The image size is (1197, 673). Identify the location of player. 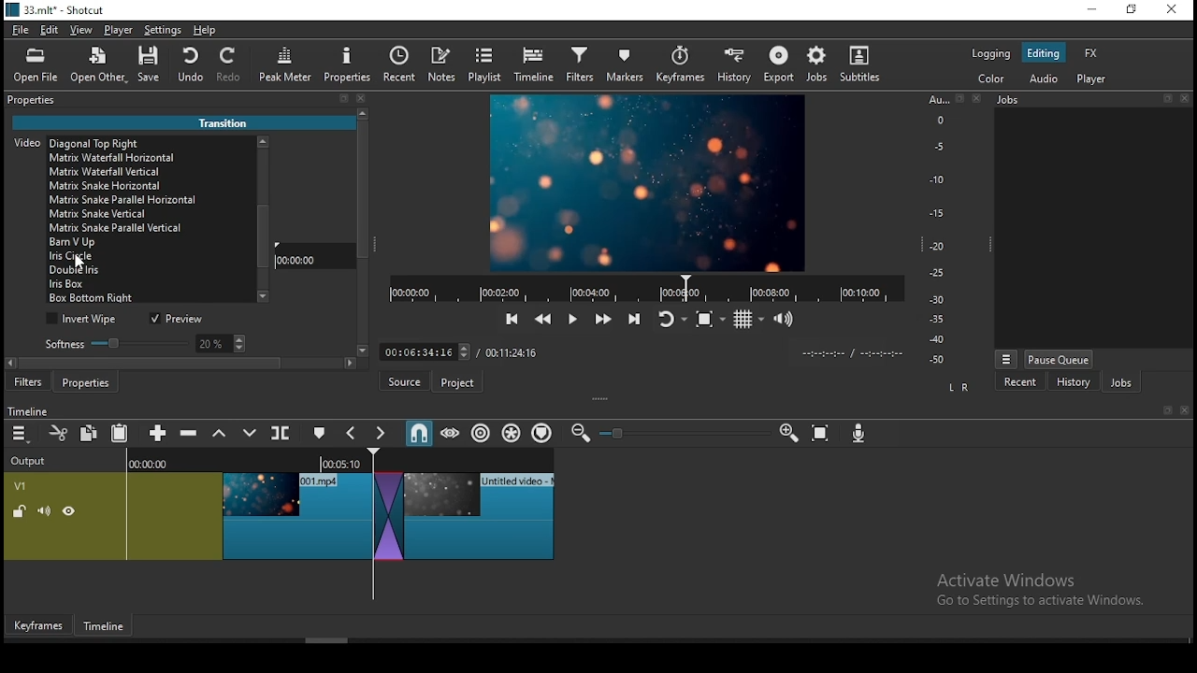
(119, 31).